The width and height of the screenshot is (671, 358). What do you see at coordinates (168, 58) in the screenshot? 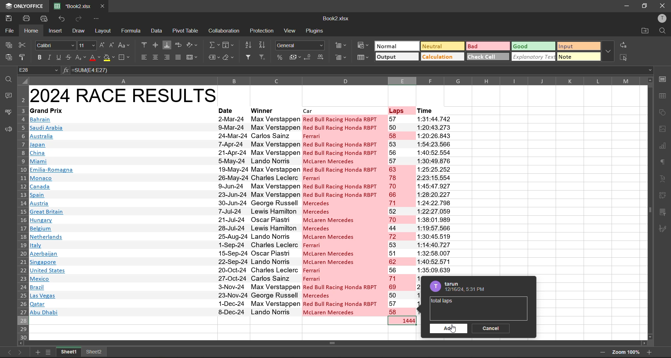
I see `align right` at bounding box center [168, 58].